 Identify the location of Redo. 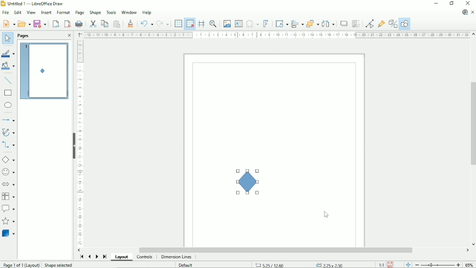
(163, 23).